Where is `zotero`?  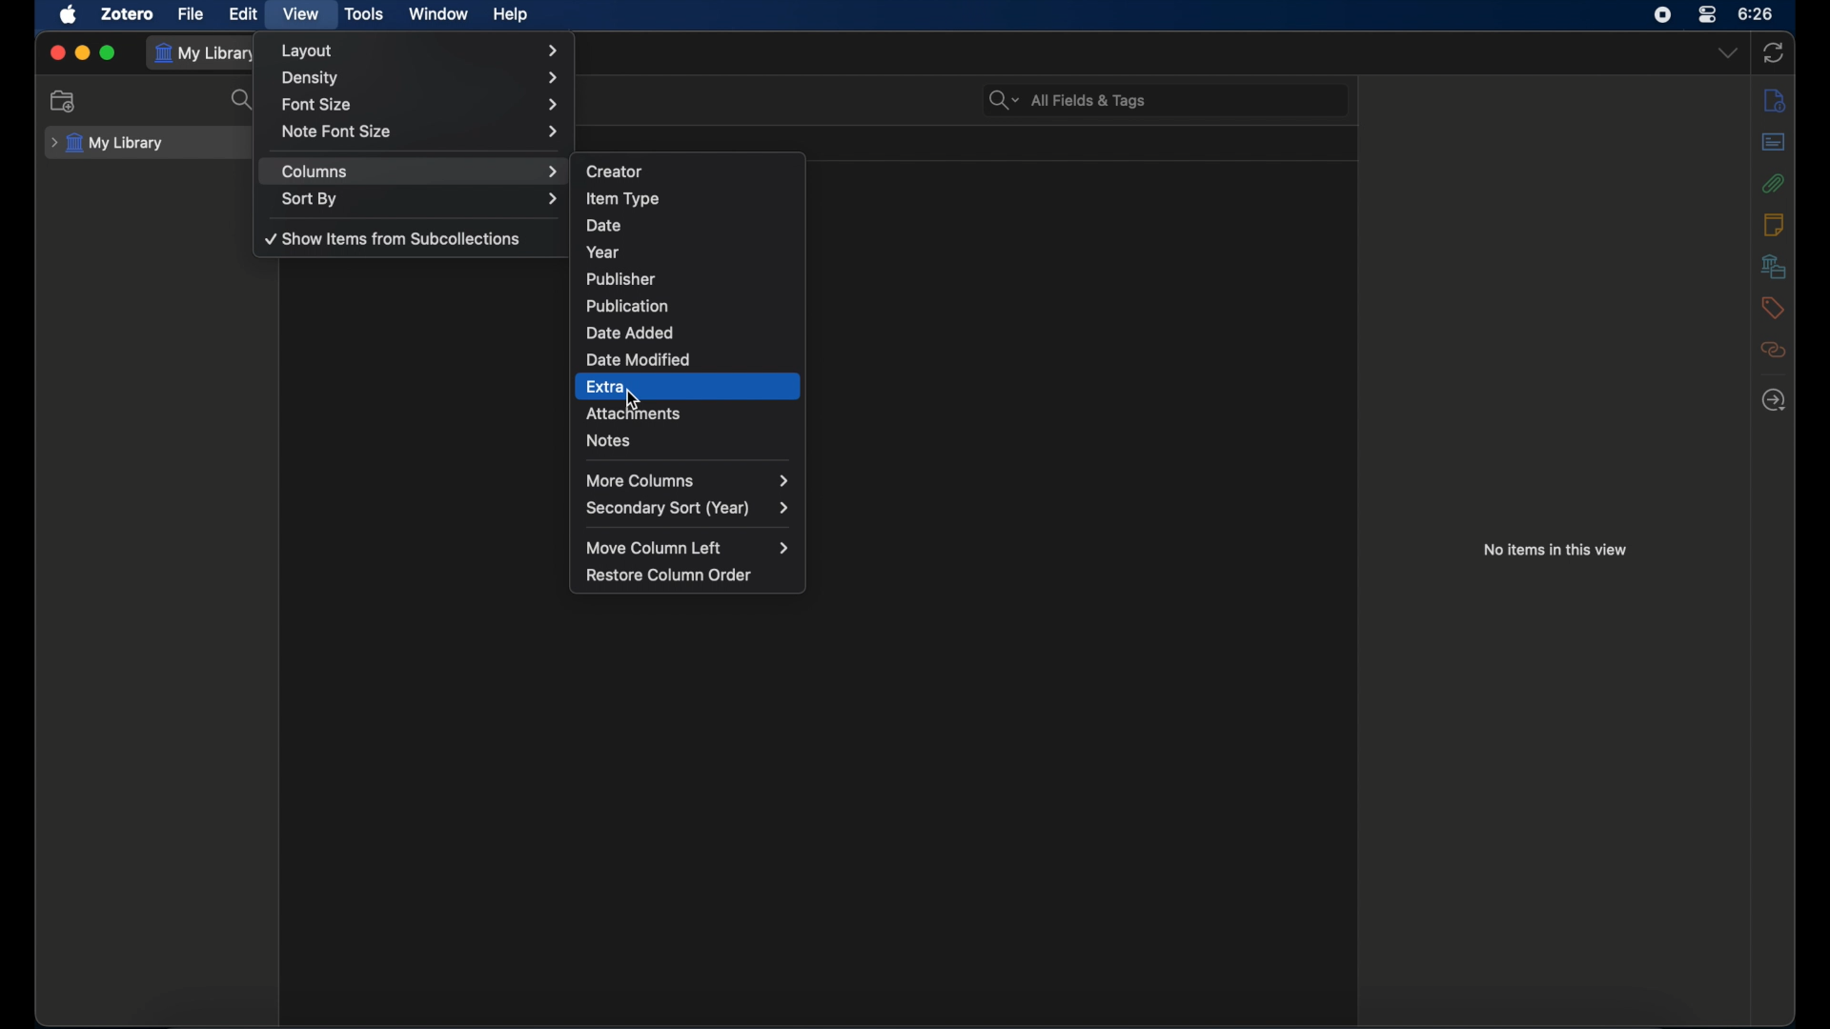
zotero is located at coordinates (128, 13).